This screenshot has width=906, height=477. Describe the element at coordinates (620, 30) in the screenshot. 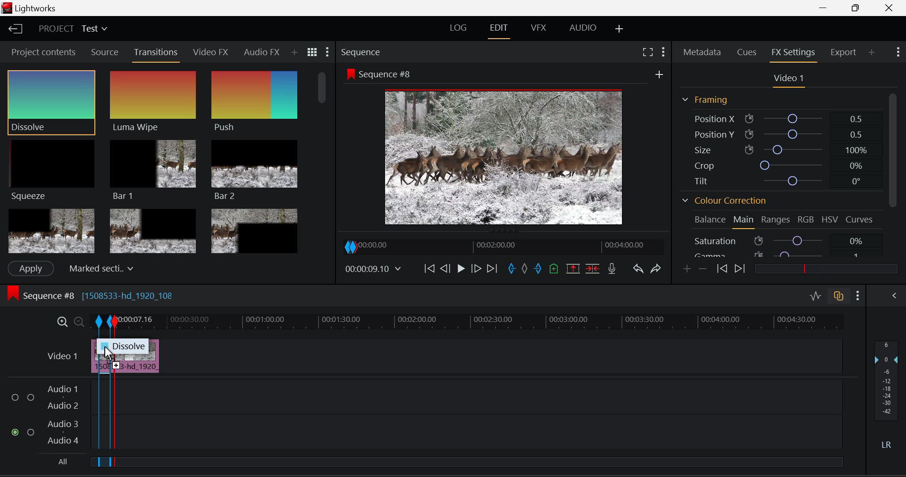

I see `Add Layout` at that location.